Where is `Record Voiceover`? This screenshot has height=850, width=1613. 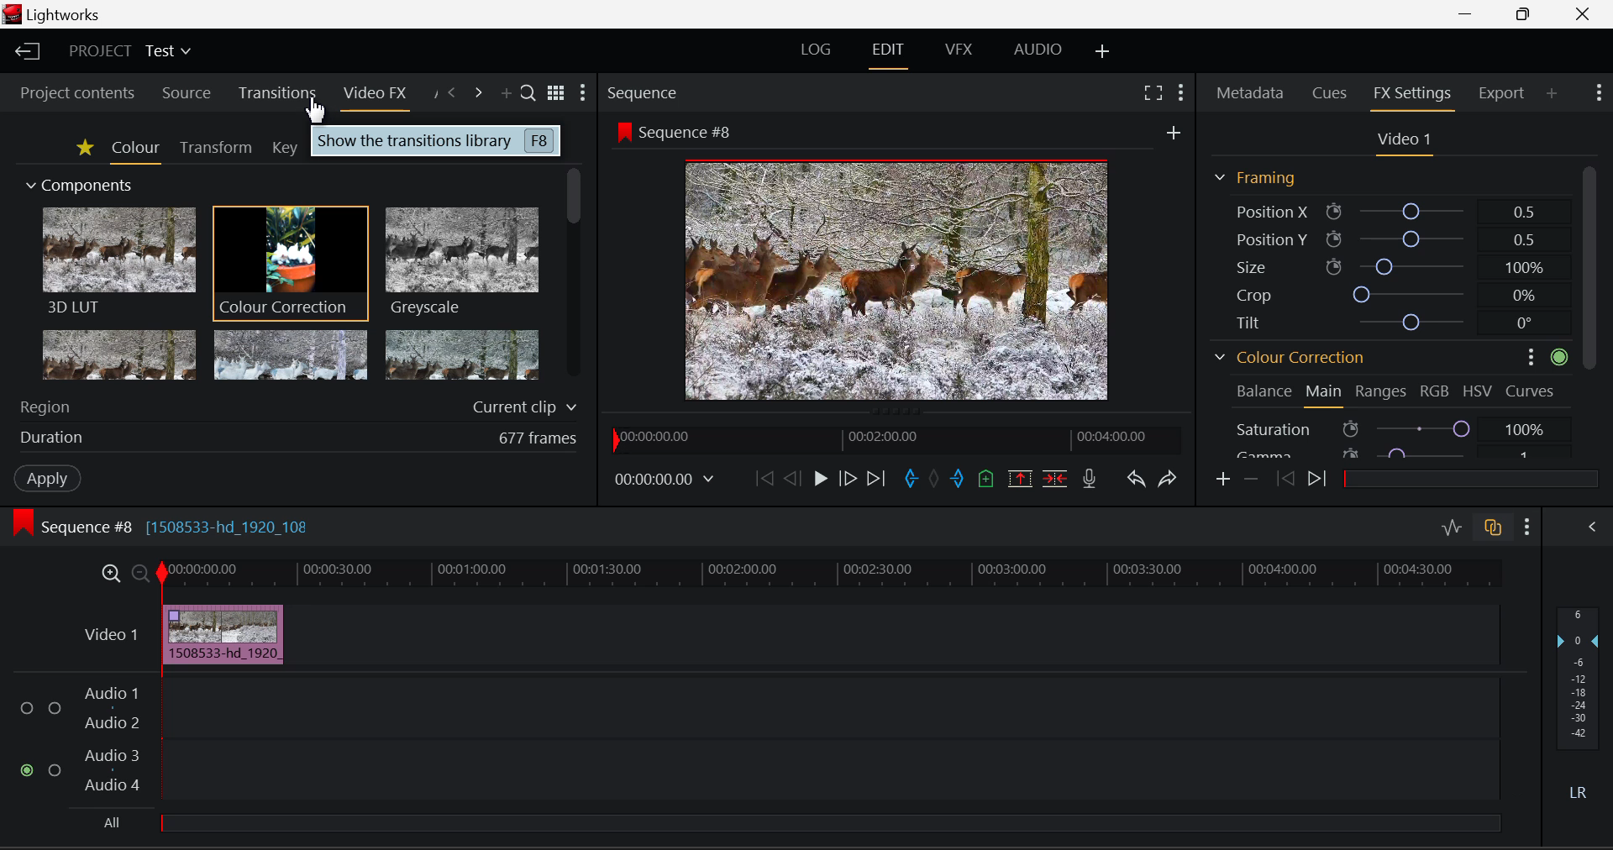
Record Voiceover is located at coordinates (1090, 479).